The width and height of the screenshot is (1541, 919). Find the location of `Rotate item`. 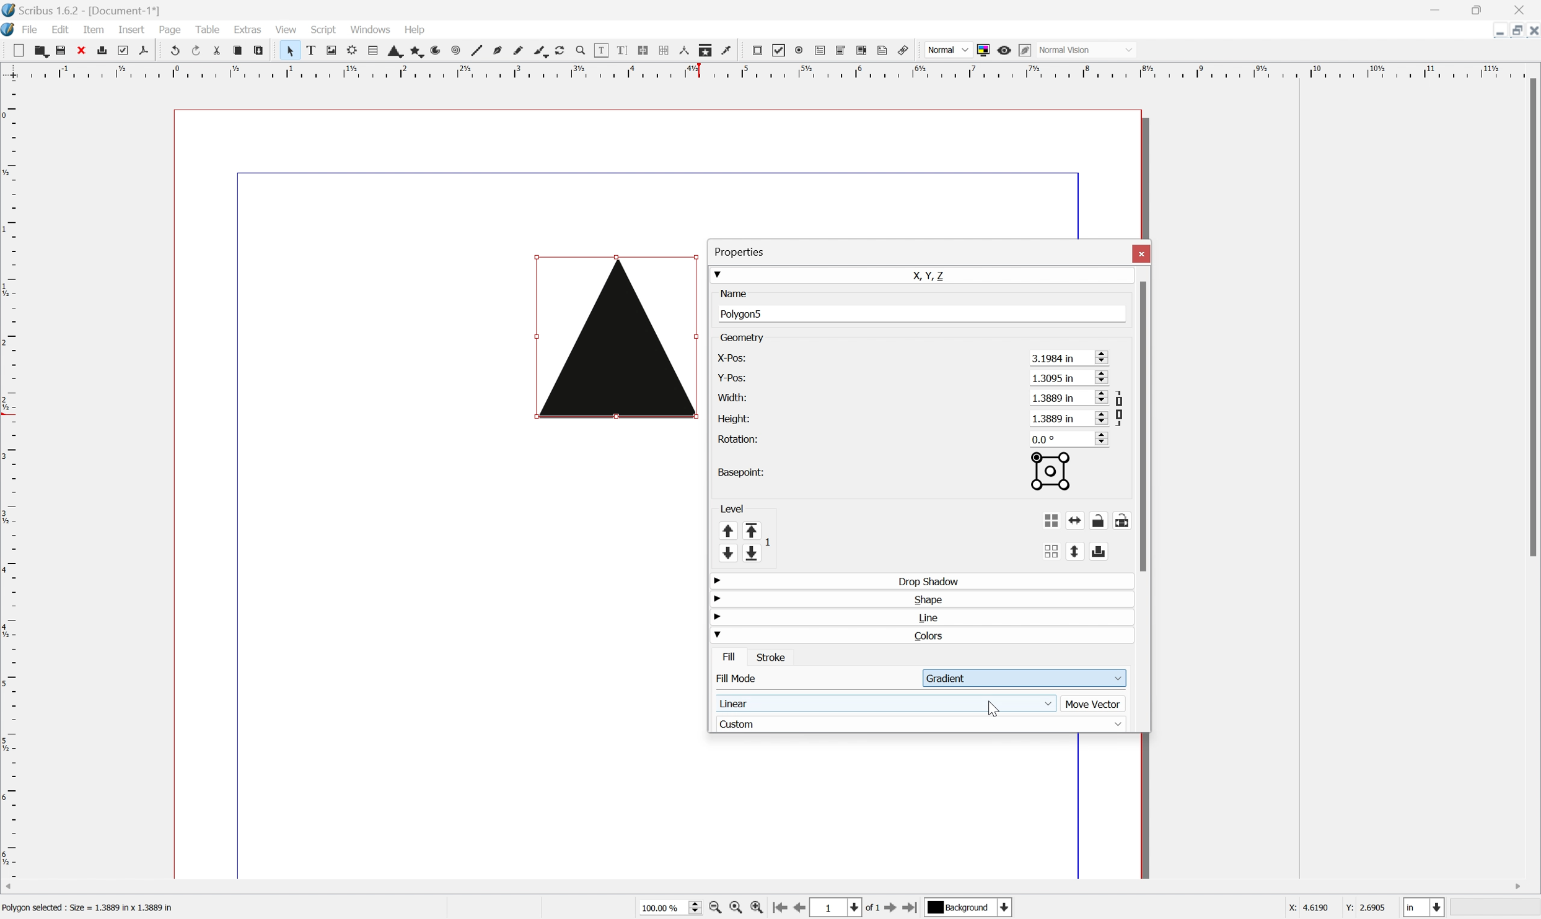

Rotate item is located at coordinates (564, 51).